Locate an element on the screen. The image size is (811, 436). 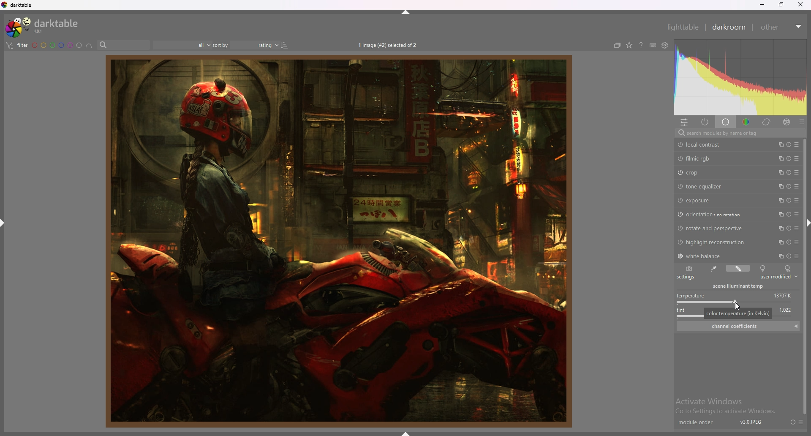
temperature description is located at coordinates (738, 313).